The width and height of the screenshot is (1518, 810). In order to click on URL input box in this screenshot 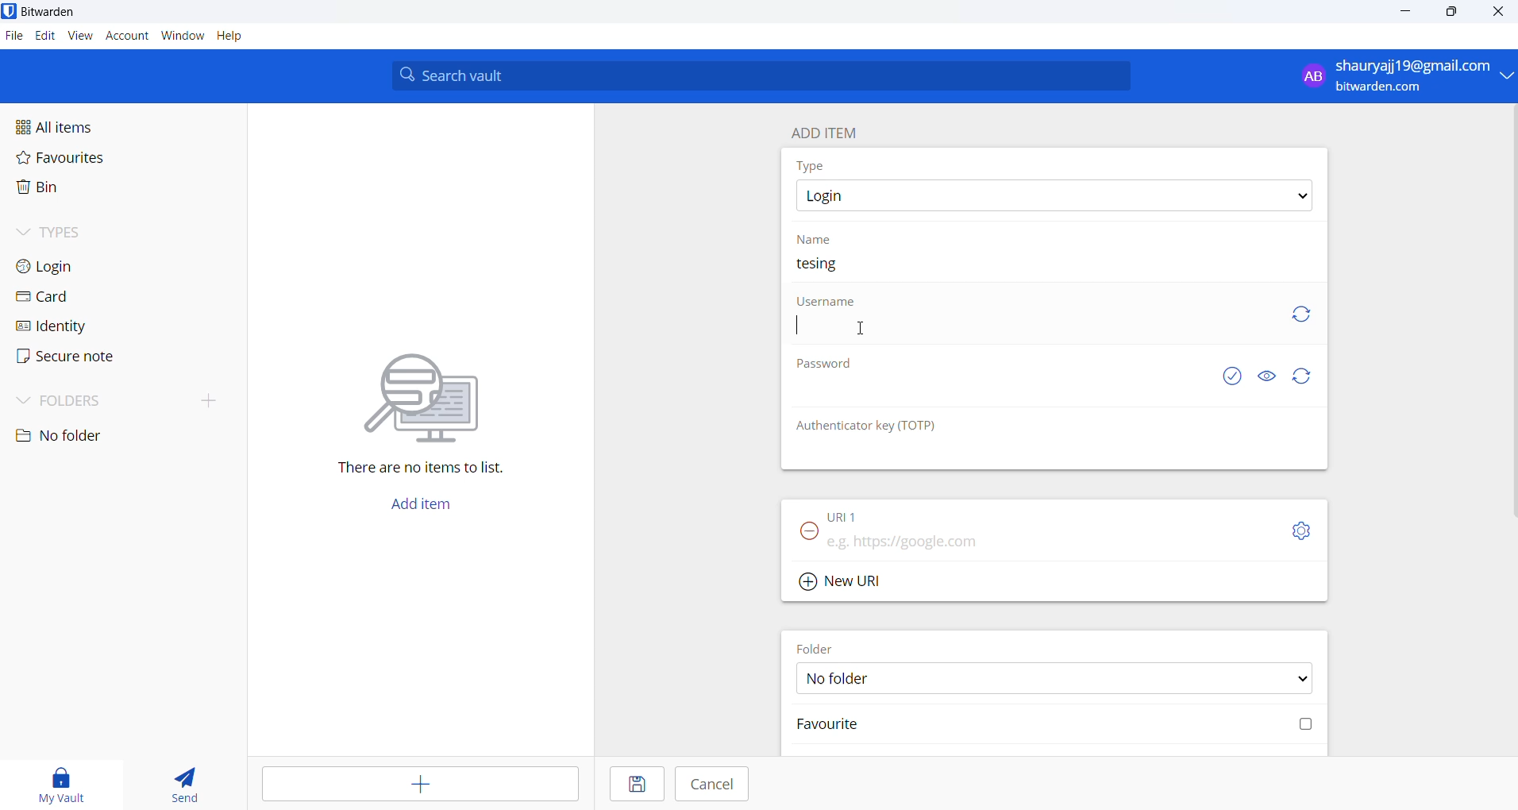, I will do `click(1050, 537)`.